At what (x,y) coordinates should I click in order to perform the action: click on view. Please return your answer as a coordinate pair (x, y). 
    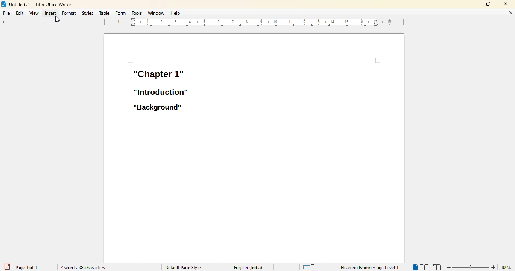
    Looking at the image, I should click on (34, 13).